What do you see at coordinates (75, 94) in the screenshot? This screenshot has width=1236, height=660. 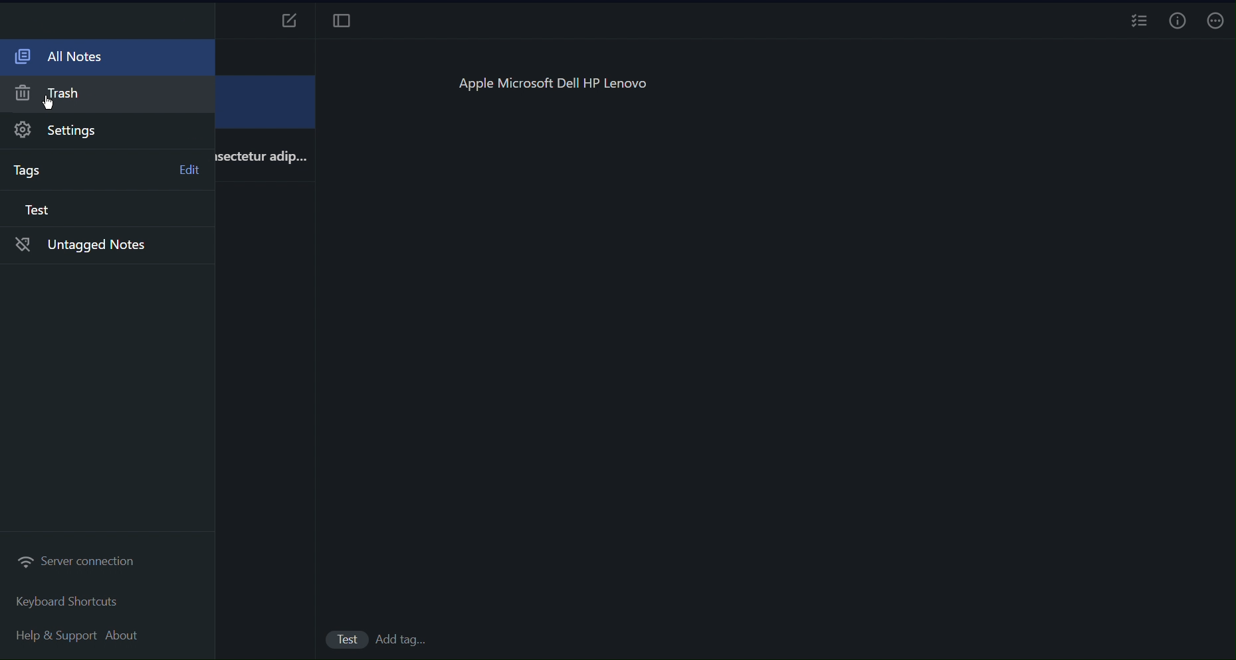 I see `Trash` at bounding box center [75, 94].